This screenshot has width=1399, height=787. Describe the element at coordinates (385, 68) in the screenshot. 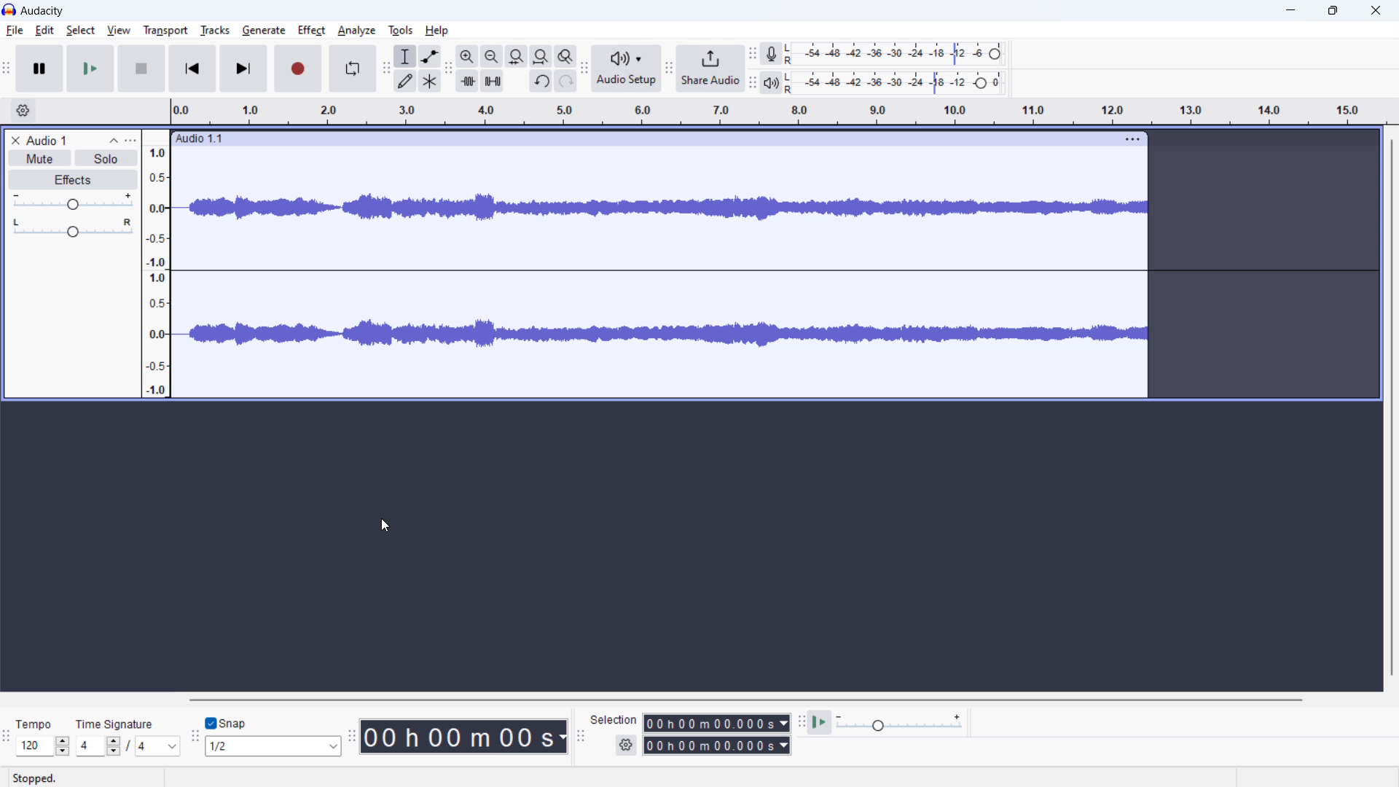

I see `` at that location.